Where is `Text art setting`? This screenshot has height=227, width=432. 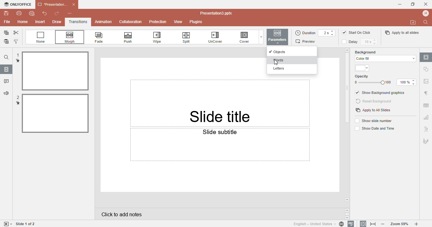 Text art setting is located at coordinates (426, 129).